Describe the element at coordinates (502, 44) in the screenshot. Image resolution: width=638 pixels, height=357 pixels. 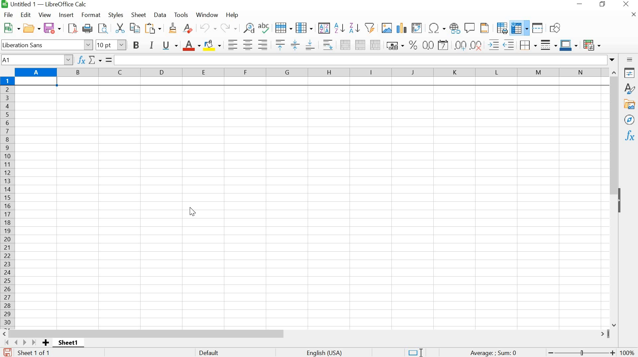
I see `INCREASE INDENT` at that location.